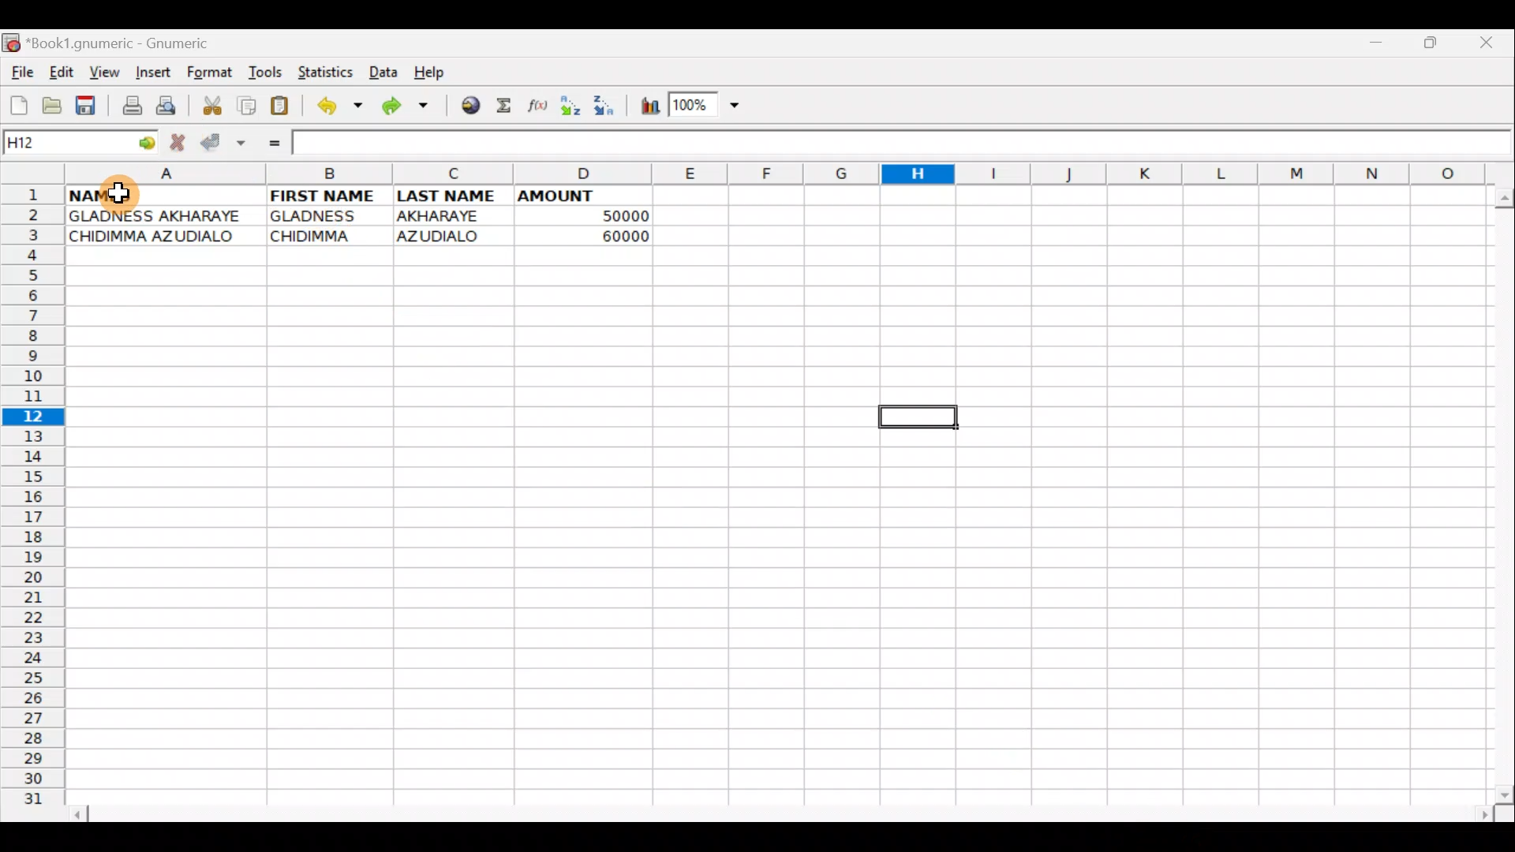 This screenshot has width=1515, height=852. I want to click on CHIDIMMA AZUDIALO, so click(159, 238).